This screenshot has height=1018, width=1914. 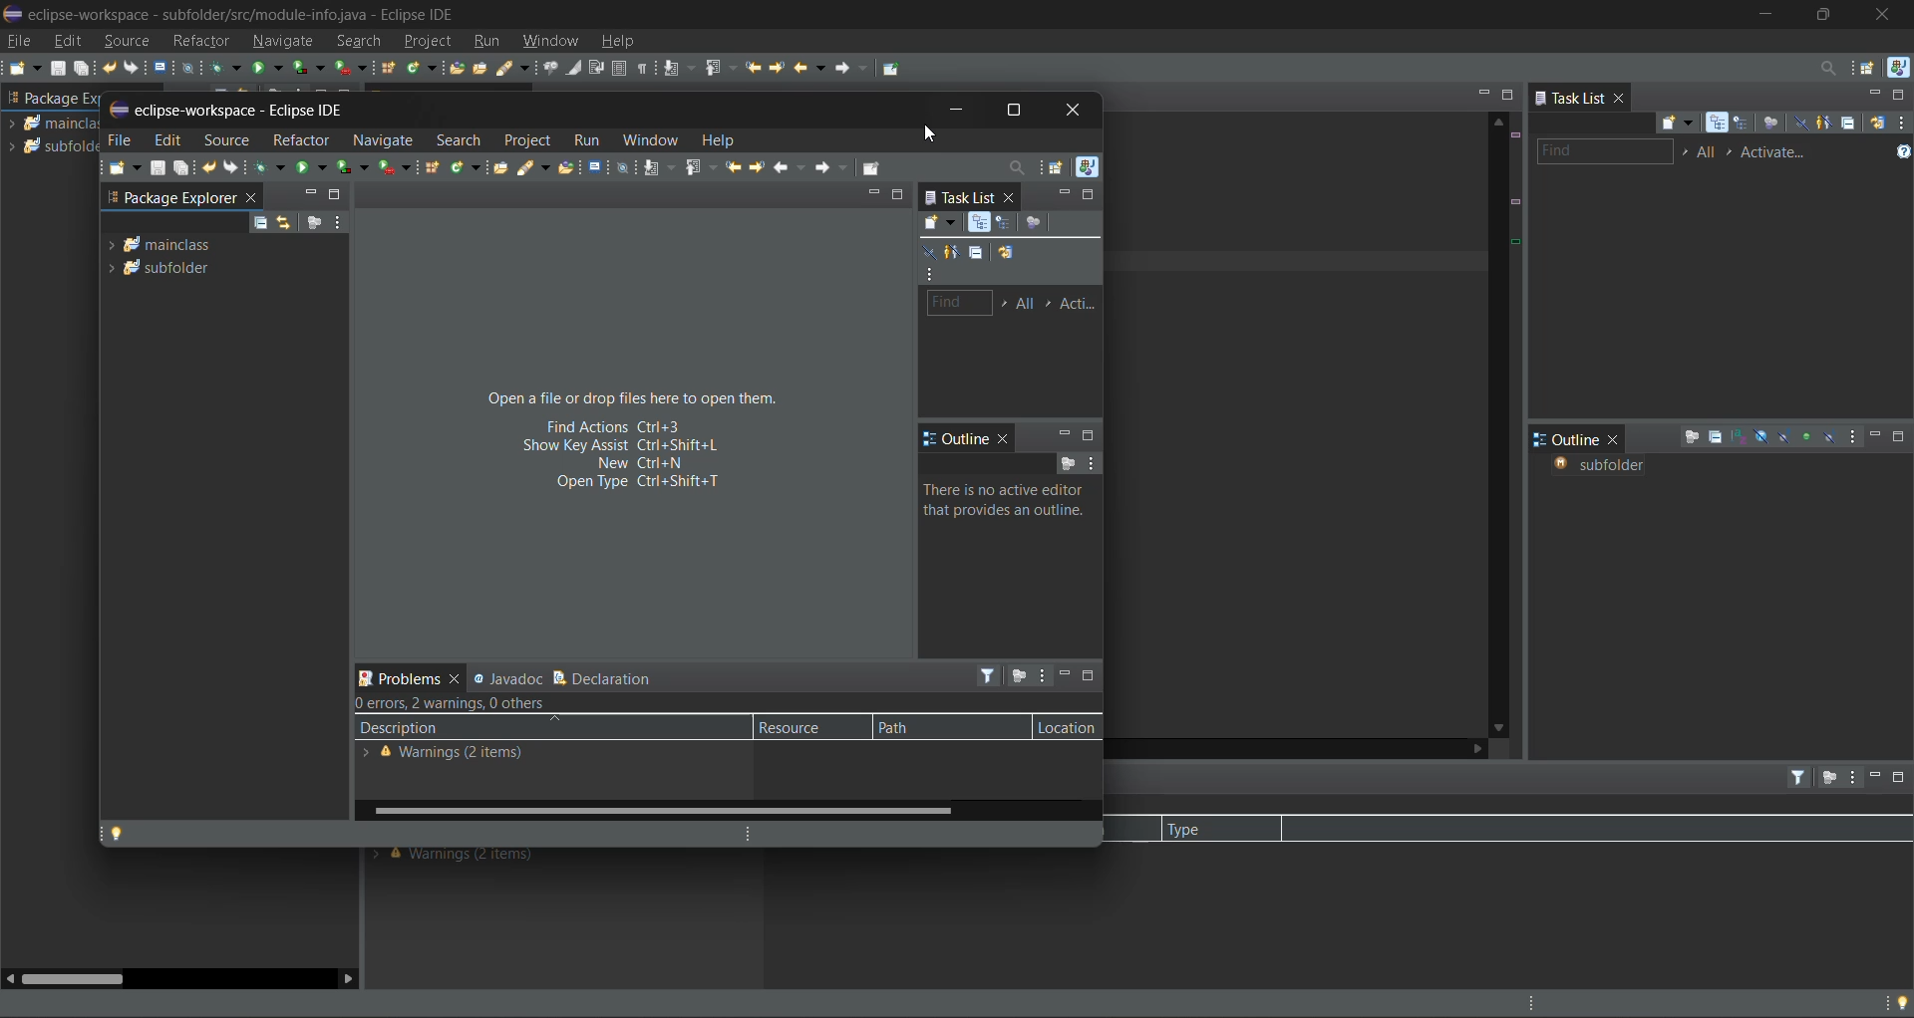 I want to click on metadata, so click(x=455, y=703).